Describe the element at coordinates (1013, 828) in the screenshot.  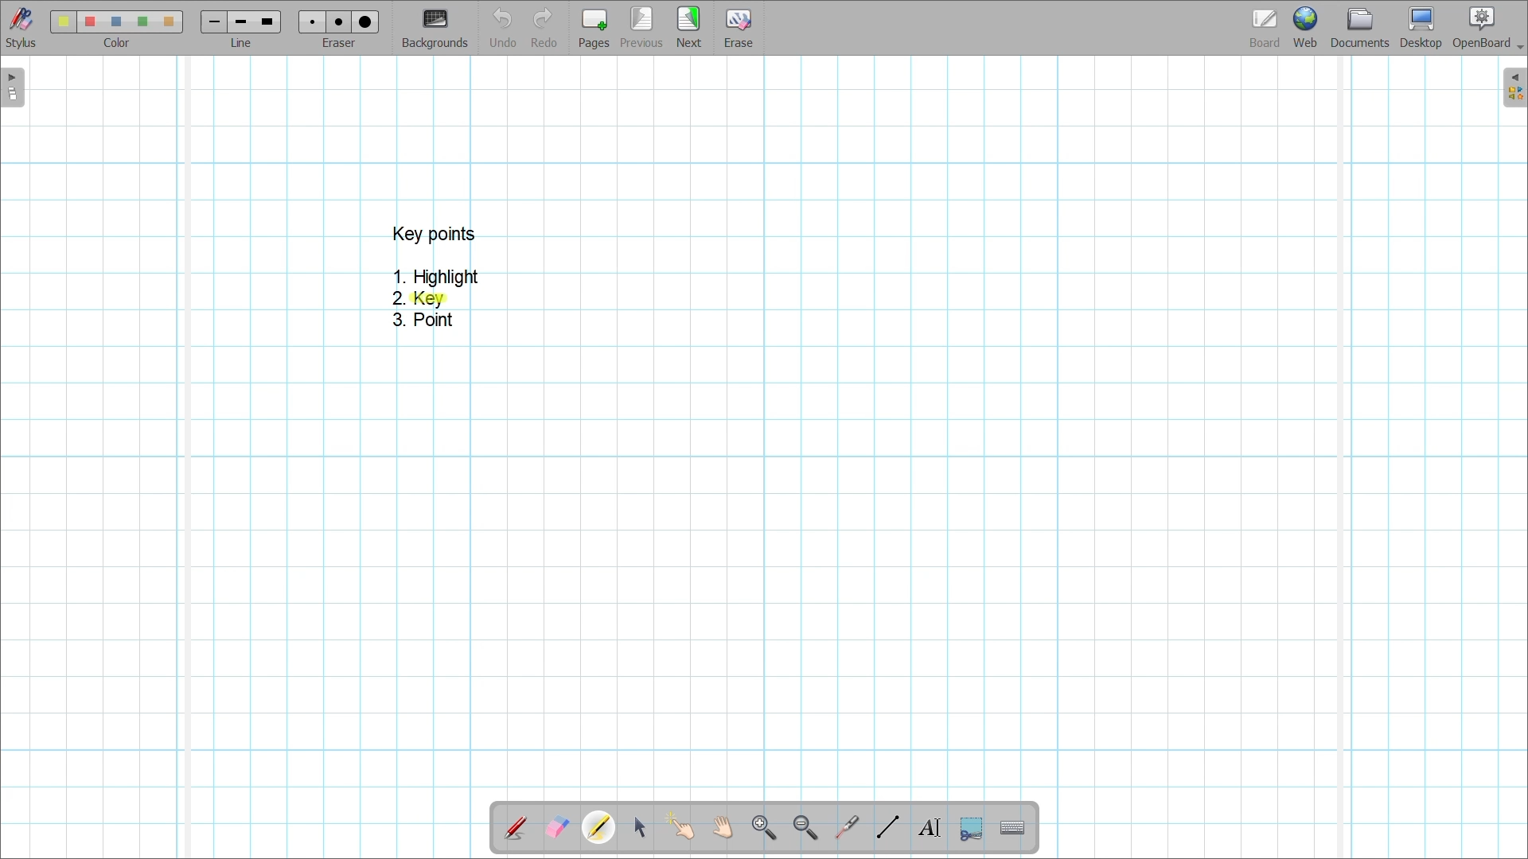
I see `Display virtual keyboard` at that location.